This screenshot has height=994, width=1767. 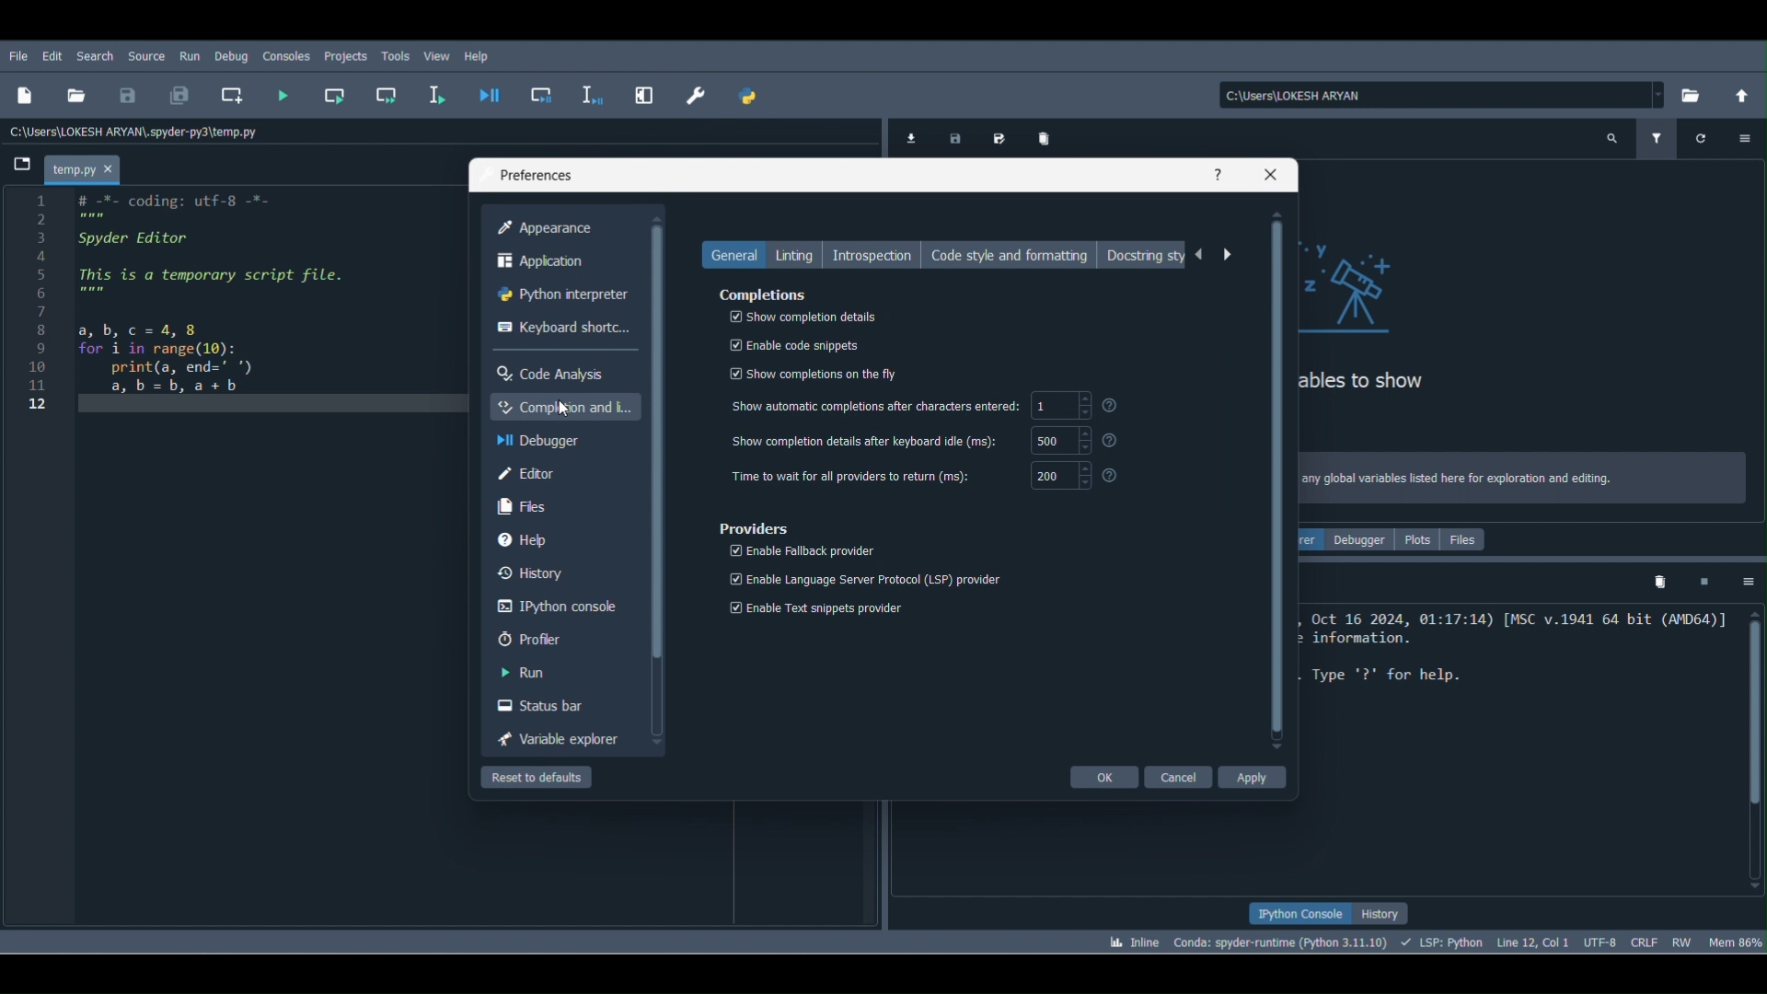 I want to click on Debugger, so click(x=550, y=442).